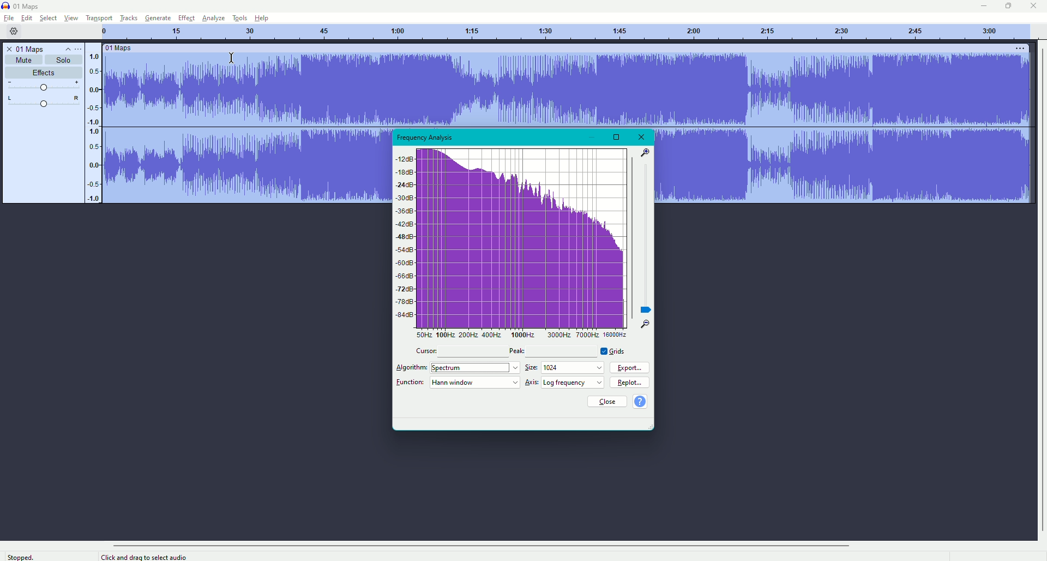 The image size is (1047, 561). What do you see at coordinates (428, 350) in the screenshot?
I see `Cursor` at bounding box center [428, 350].